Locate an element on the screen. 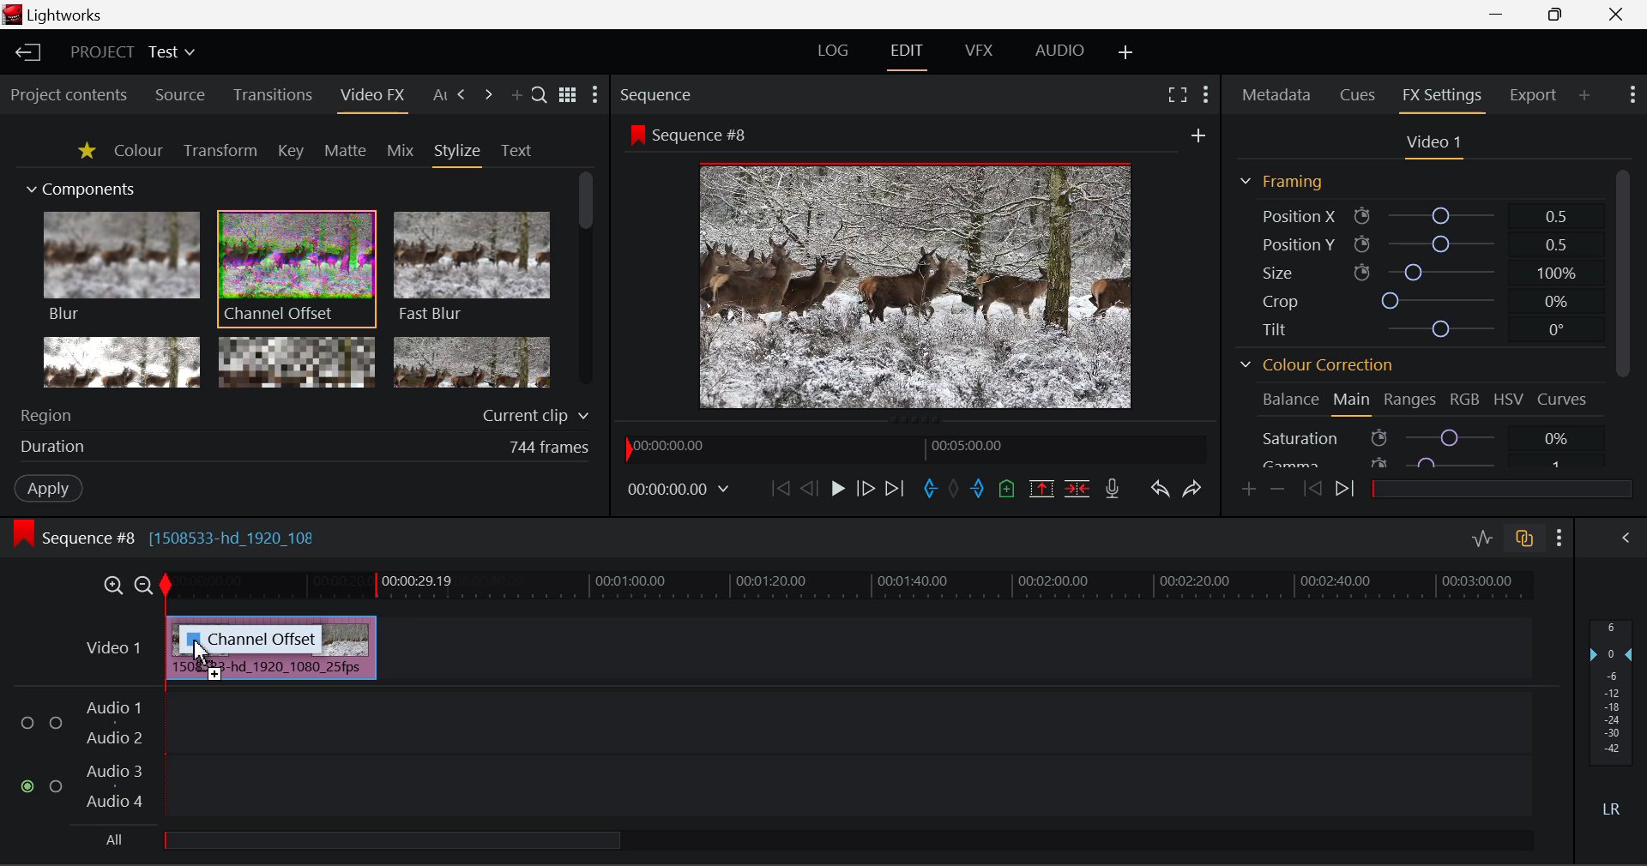 Image resolution: width=1647 pixels, height=866 pixels. Play is located at coordinates (836, 490).